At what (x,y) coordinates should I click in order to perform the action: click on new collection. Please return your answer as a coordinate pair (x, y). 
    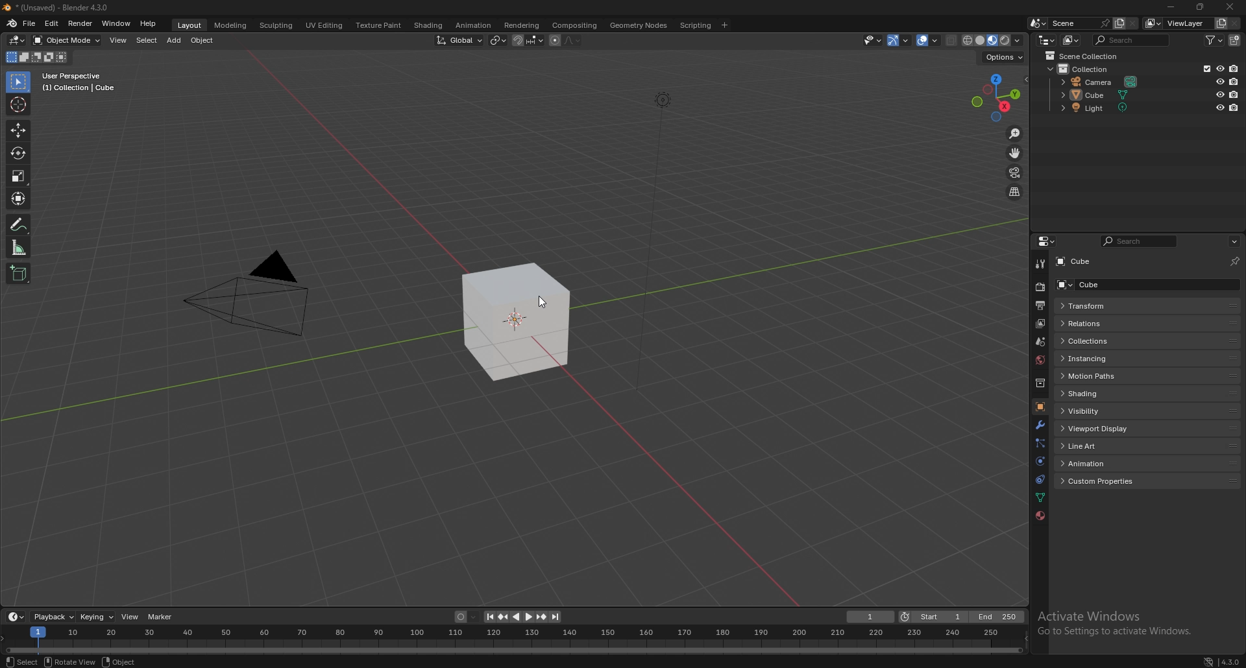
    Looking at the image, I should click on (1234, 40).